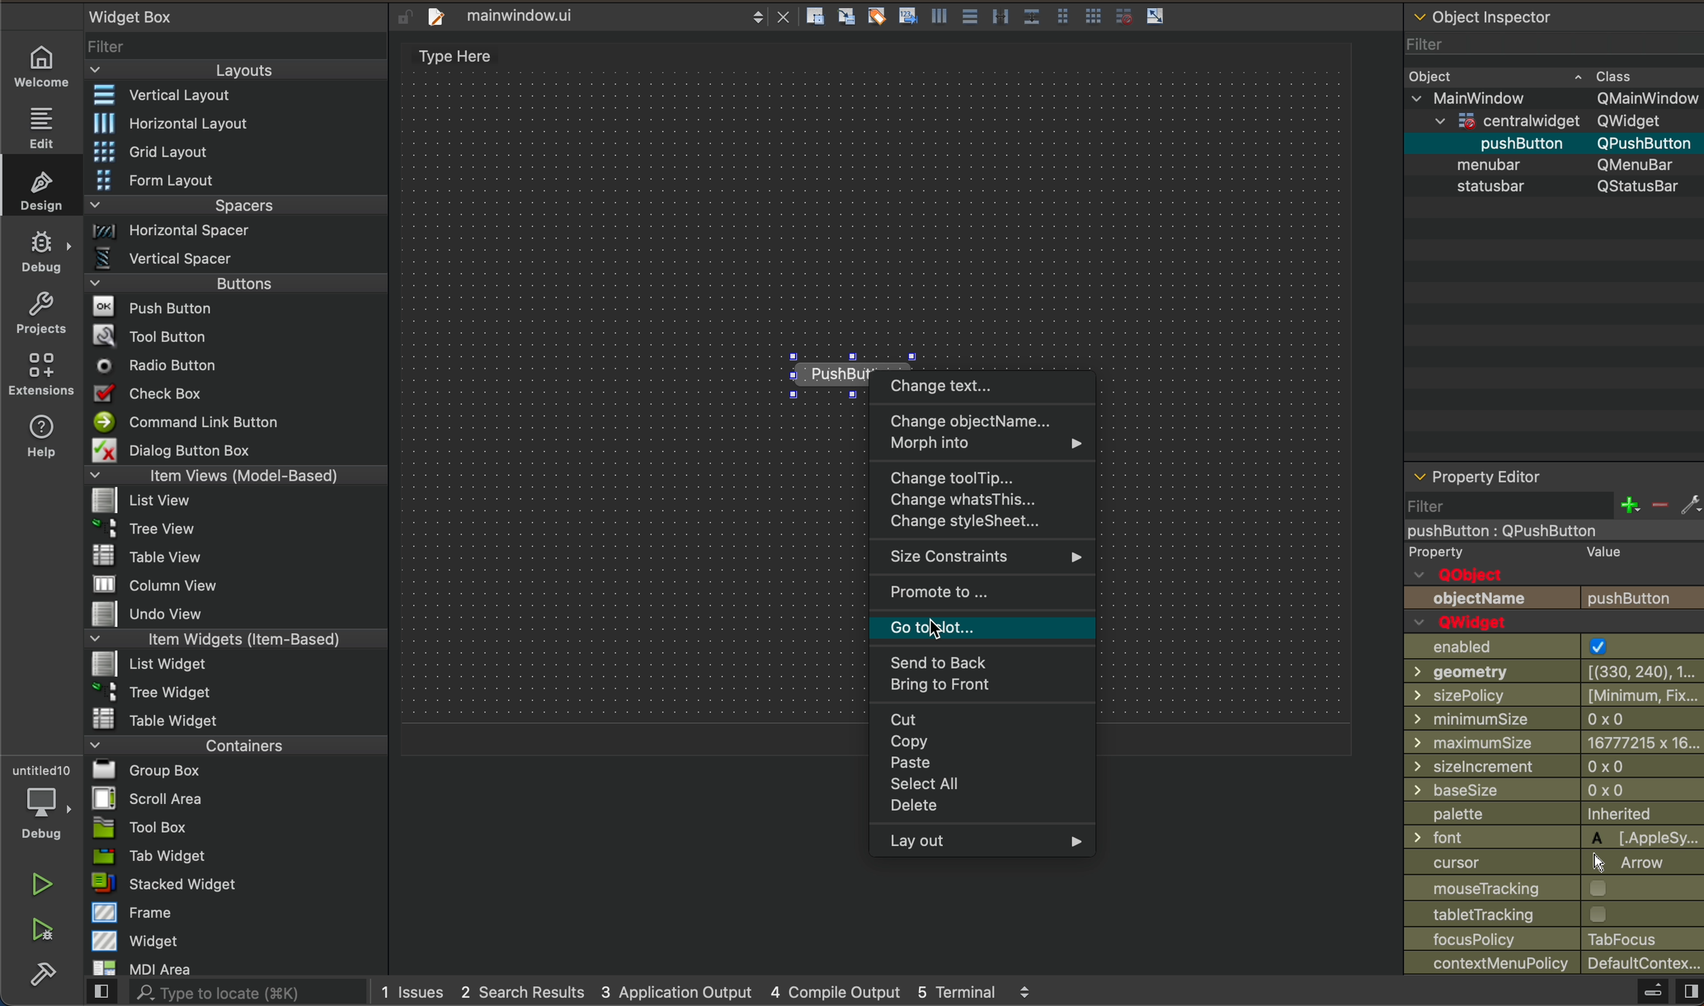  Describe the element at coordinates (1555, 888) in the screenshot. I see `mouse` at that location.